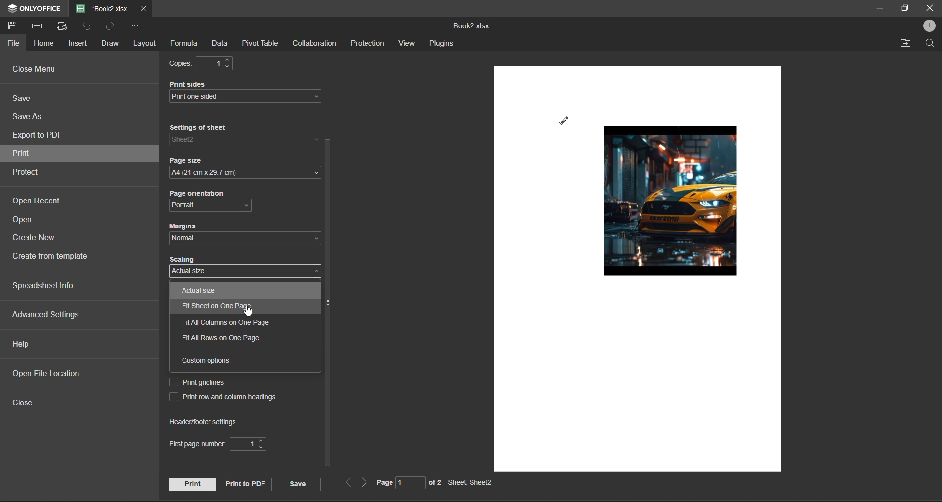  Describe the element at coordinates (298, 484) in the screenshot. I see `save` at that location.